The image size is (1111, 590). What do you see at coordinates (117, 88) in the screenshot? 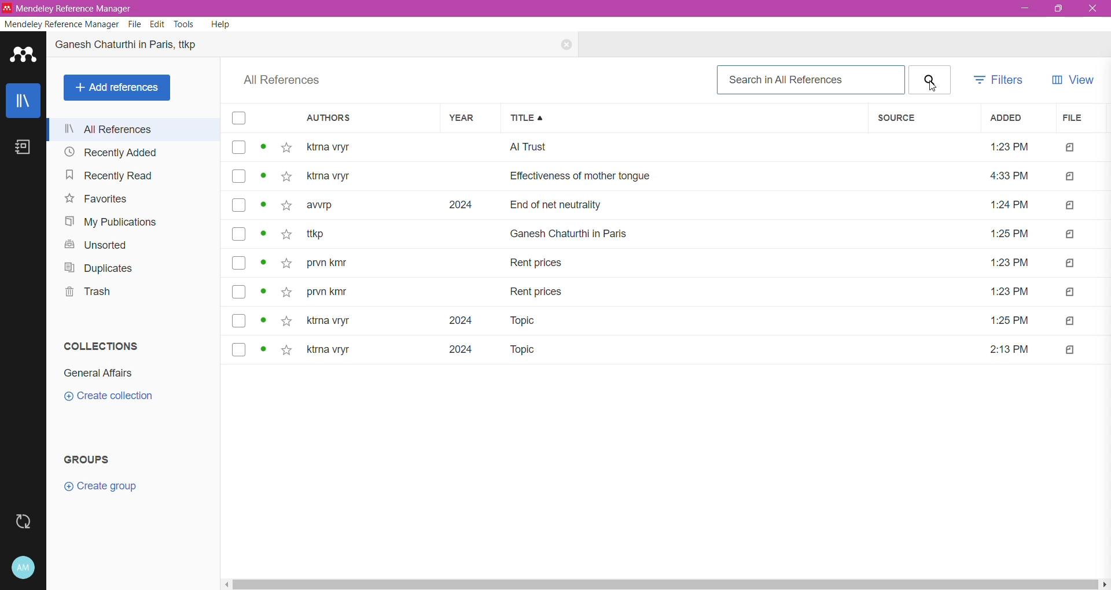
I see `Add References` at bounding box center [117, 88].